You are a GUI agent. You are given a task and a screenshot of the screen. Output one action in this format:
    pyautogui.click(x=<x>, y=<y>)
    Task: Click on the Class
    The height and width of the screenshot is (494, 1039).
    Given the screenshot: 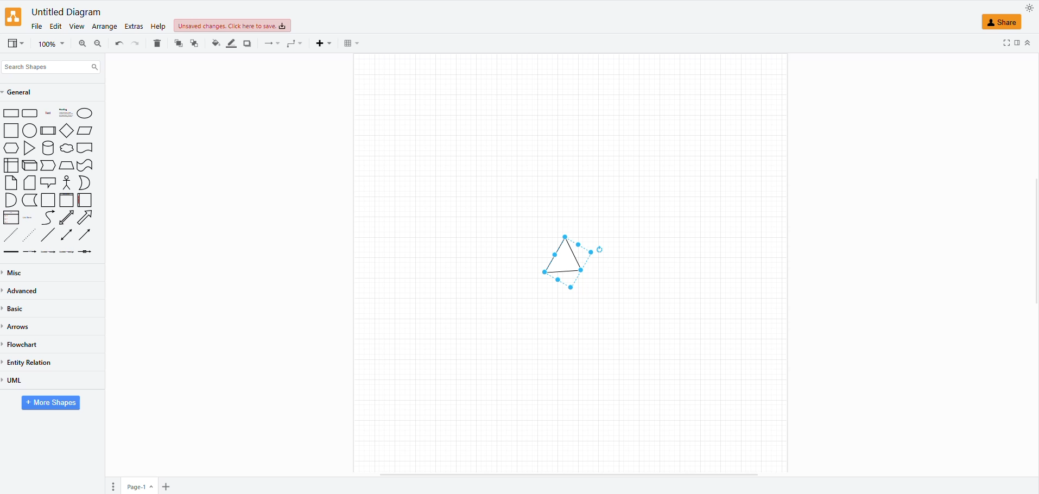 What is the action you would take?
    pyautogui.click(x=11, y=218)
    